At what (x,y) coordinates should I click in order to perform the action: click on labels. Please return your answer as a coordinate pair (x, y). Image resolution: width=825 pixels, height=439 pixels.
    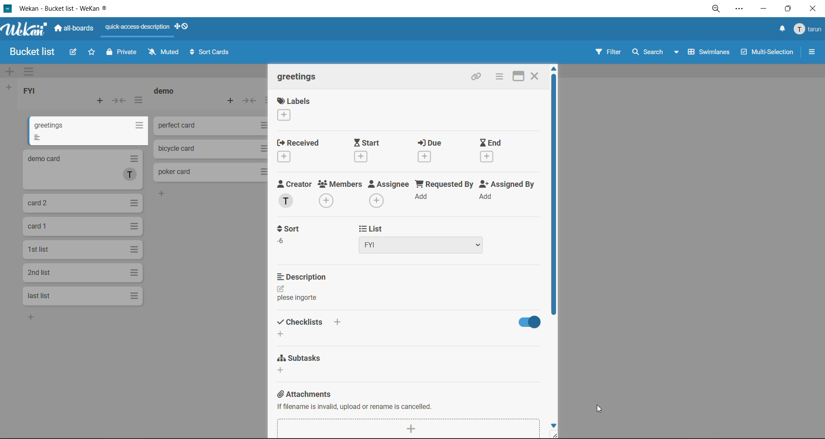
    Looking at the image, I should click on (291, 107).